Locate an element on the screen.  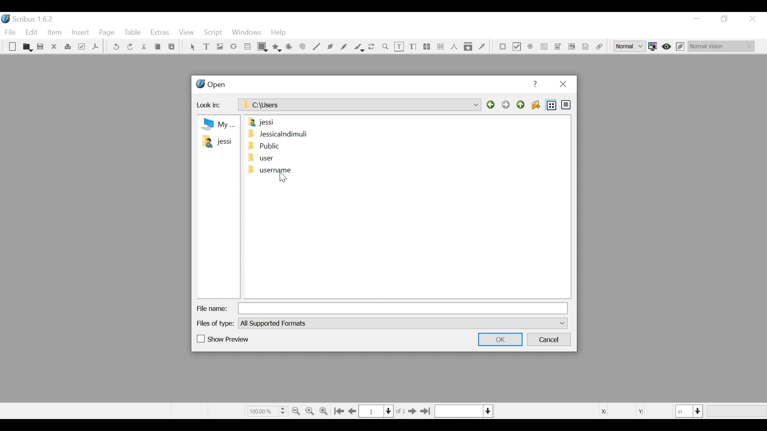
View is located at coordinates (186, 33).